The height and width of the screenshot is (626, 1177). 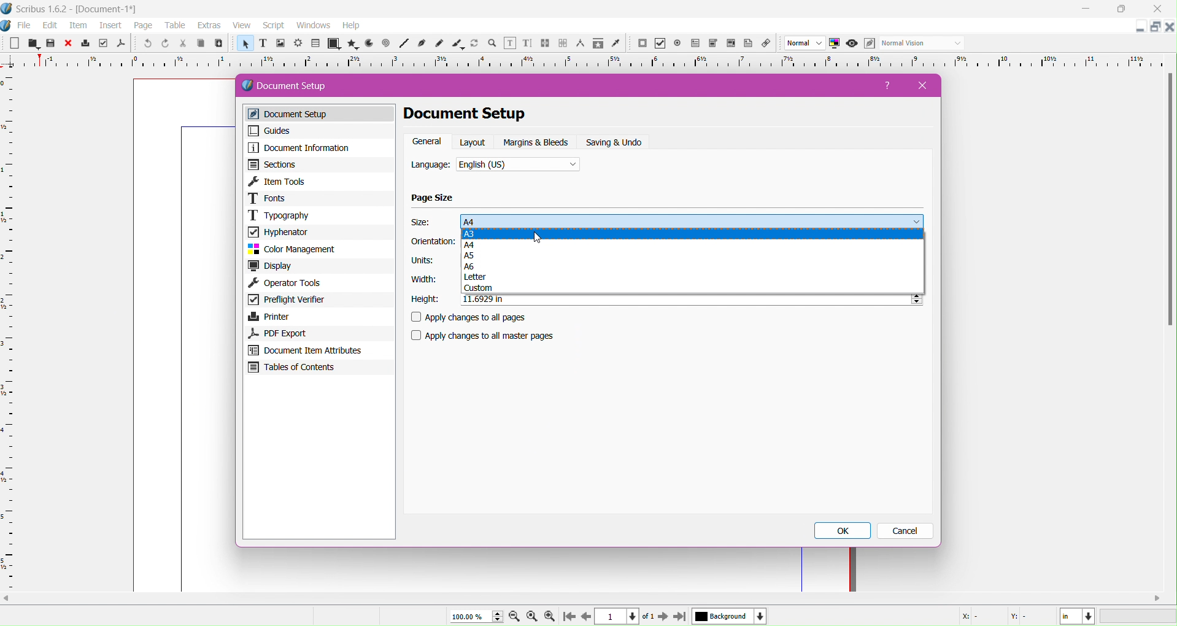 I want to click on , so click(x=122, y=44).